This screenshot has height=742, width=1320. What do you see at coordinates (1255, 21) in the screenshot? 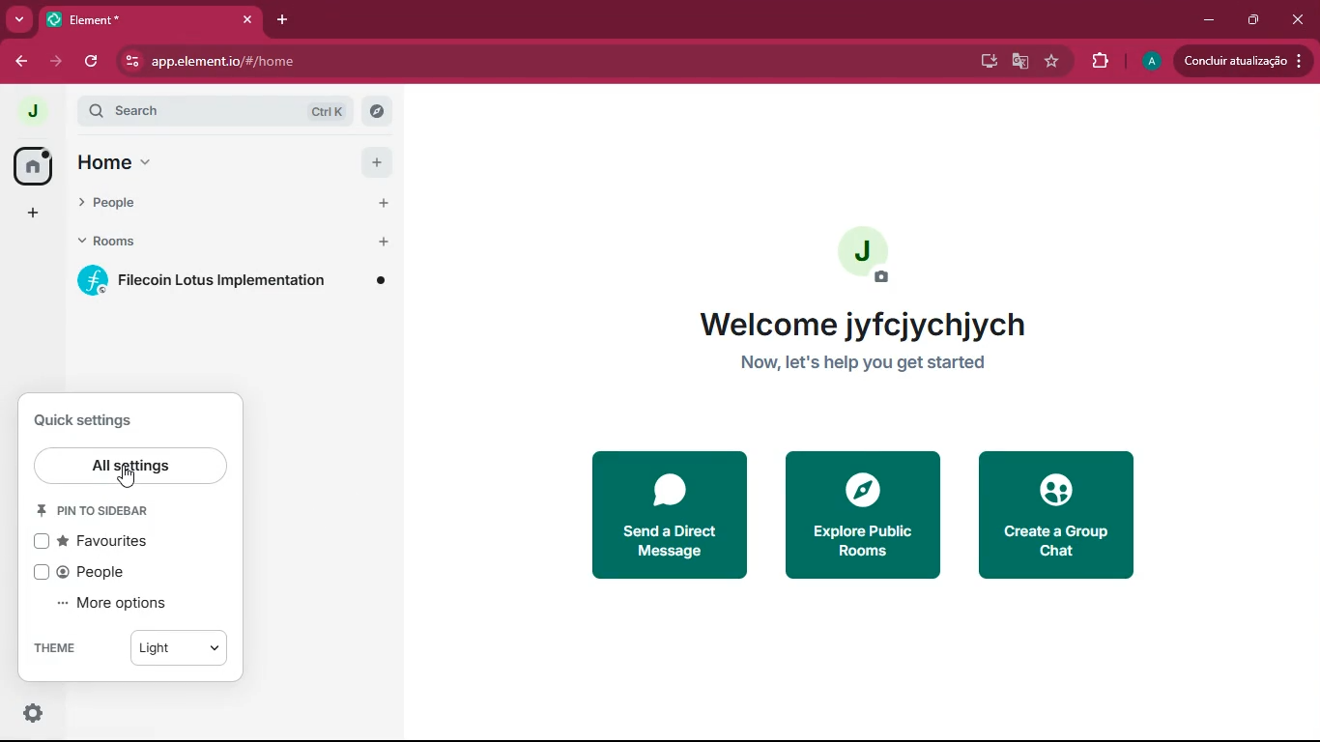
I see `maximize` at bounding box center [1255, 21].